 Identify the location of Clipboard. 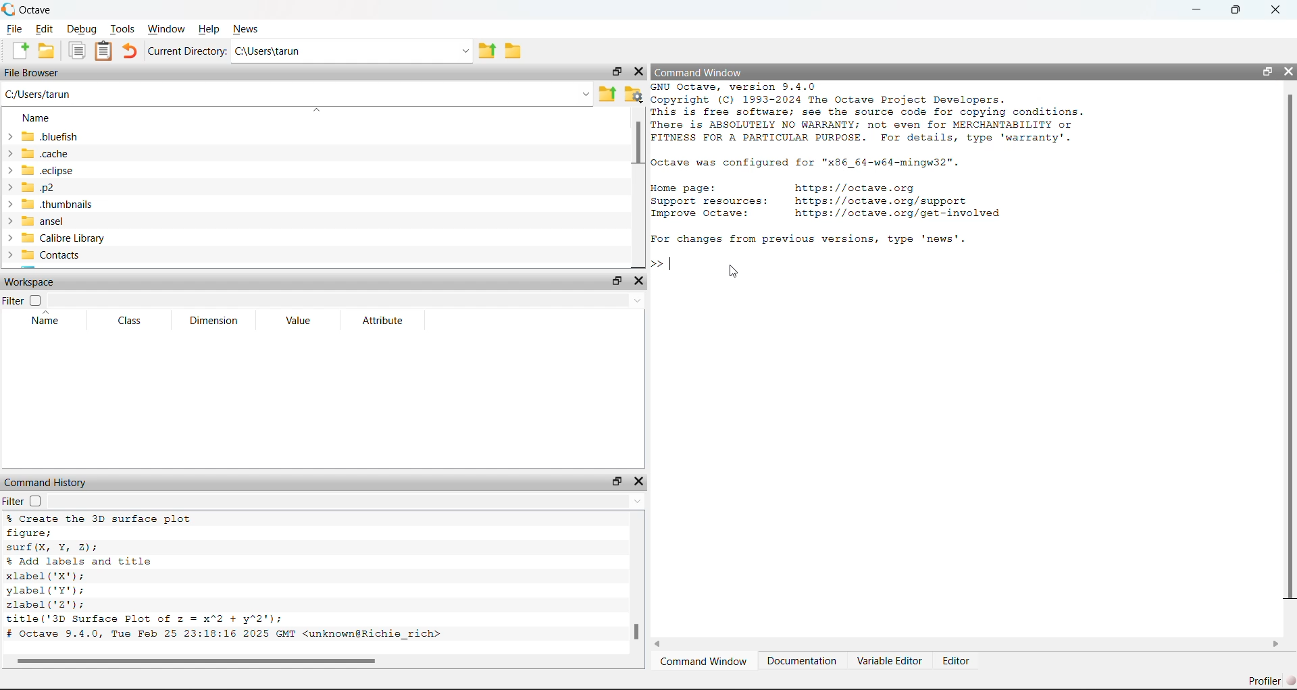
(103, 50).